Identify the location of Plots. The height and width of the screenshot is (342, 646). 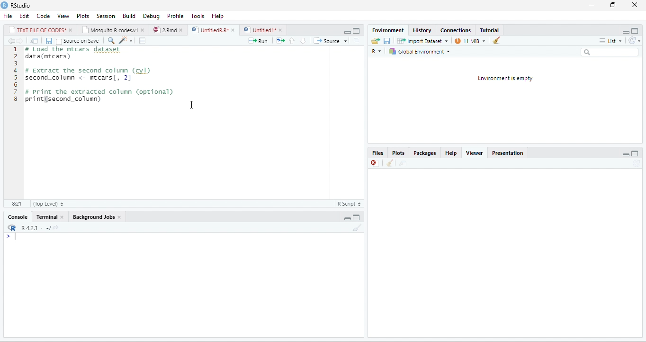
(83, 15).